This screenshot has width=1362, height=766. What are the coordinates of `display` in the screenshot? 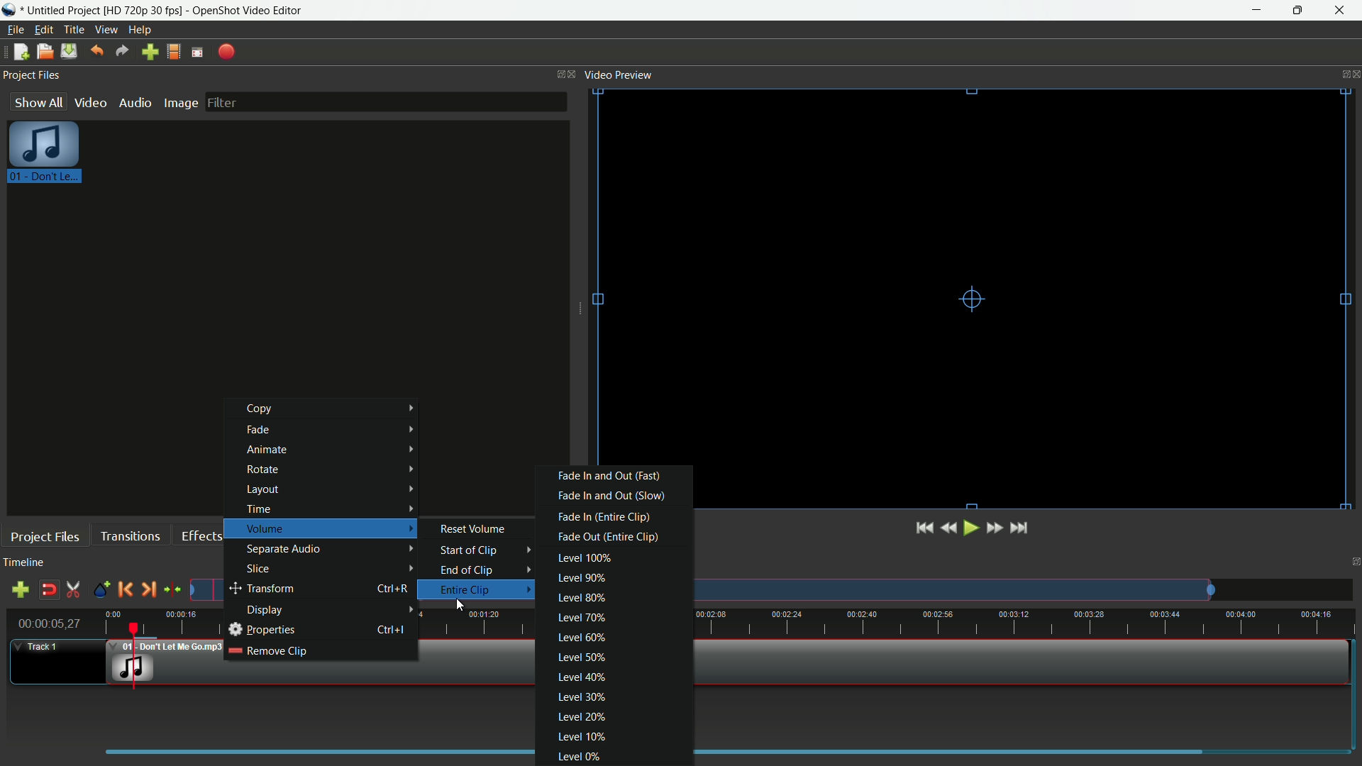 It's located at (332, 611).